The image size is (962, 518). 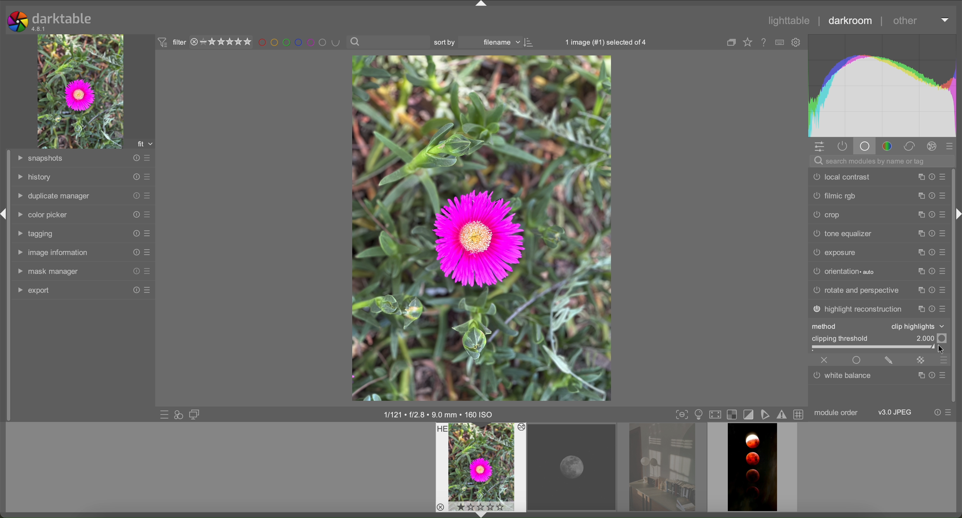 I want to click on copy, so click(x=919, y=271).